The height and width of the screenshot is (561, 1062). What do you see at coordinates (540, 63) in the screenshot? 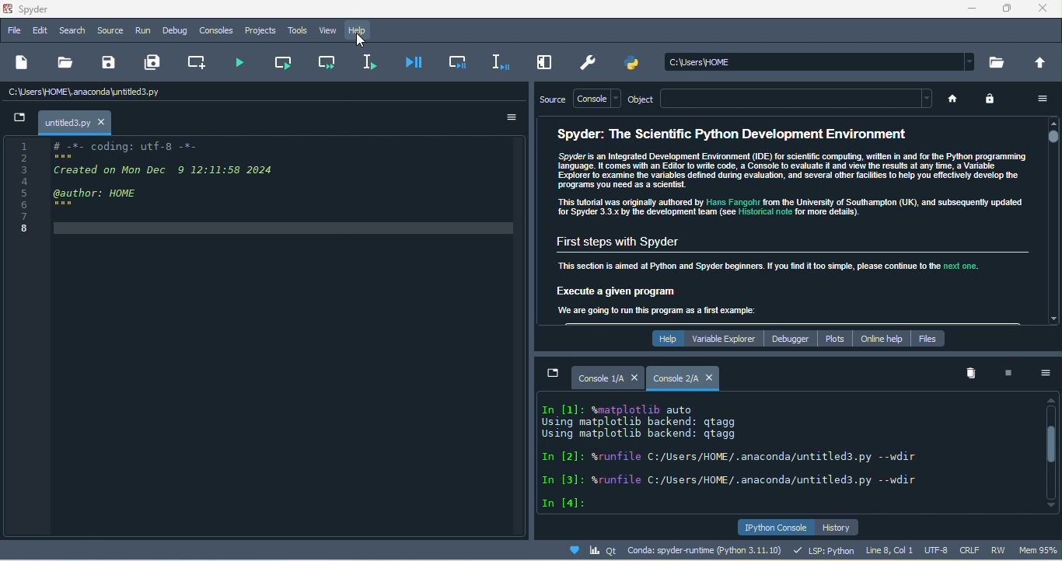
I see `maximize current pane` at bounding box center [540, 63].